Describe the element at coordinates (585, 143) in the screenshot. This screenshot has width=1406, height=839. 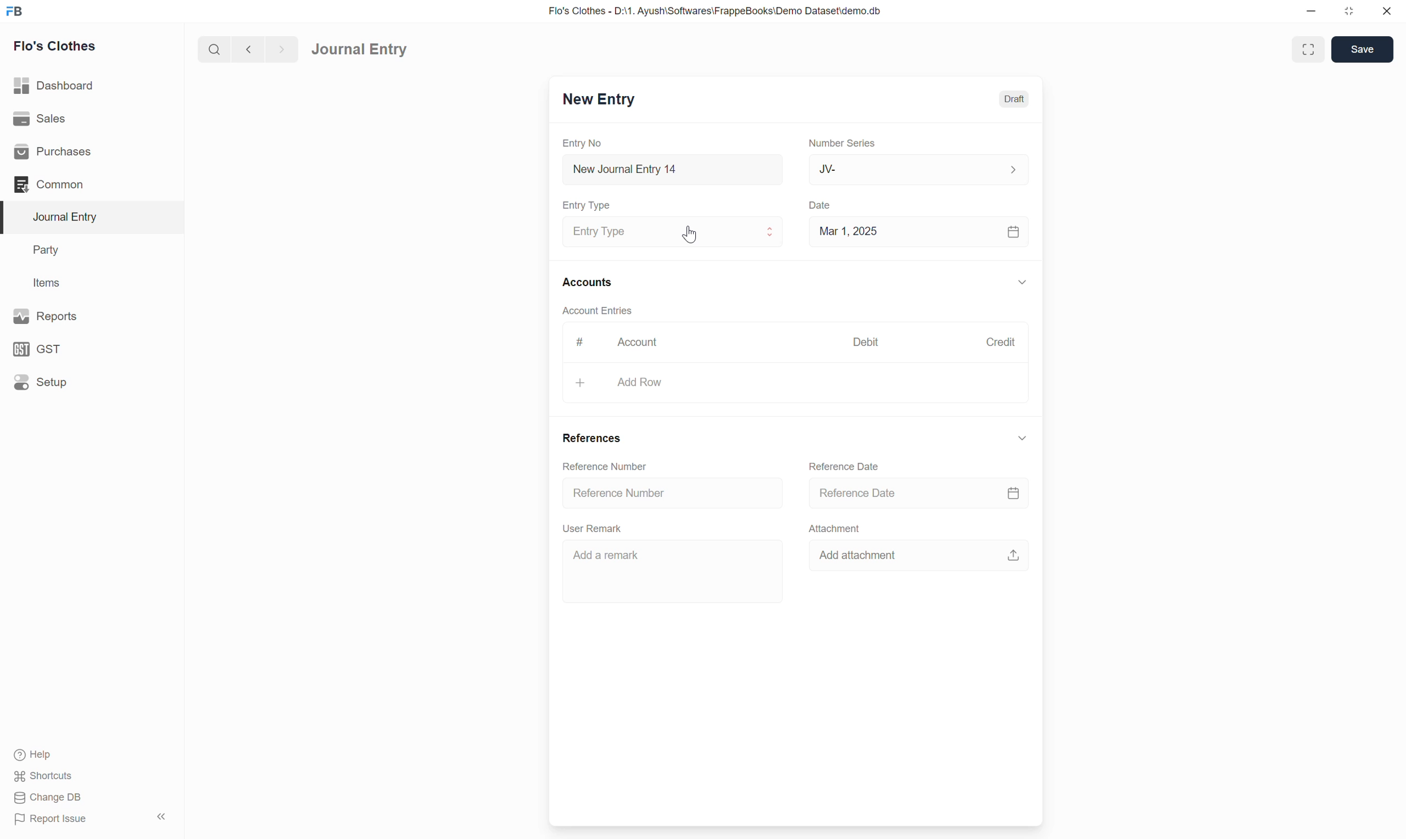
I see `Entry No` at that location.